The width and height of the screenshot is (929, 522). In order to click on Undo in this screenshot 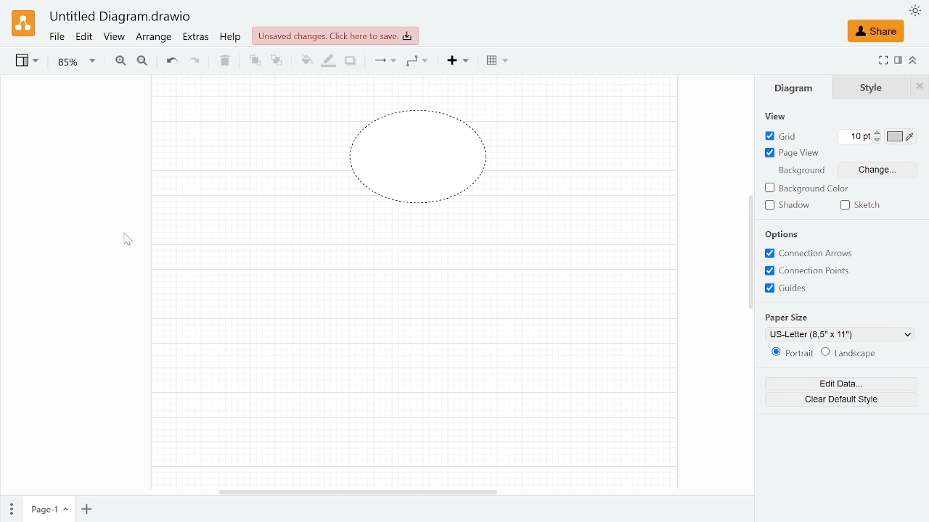, I will do `click(172, 62)`.